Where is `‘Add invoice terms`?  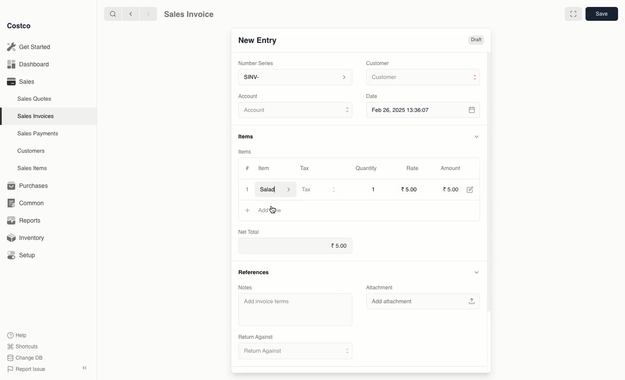 ‘Add invoice terms is located at coordinates (293, 309).